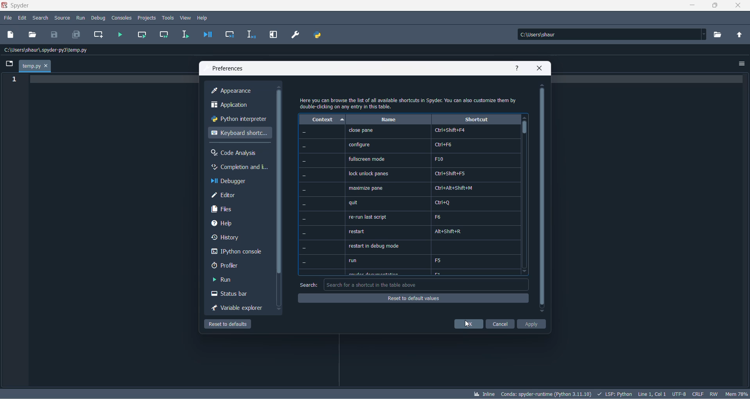  What do you see at coordinates (55, 34) in the screenshot?
I see `save` at bounding box center [55, 34].